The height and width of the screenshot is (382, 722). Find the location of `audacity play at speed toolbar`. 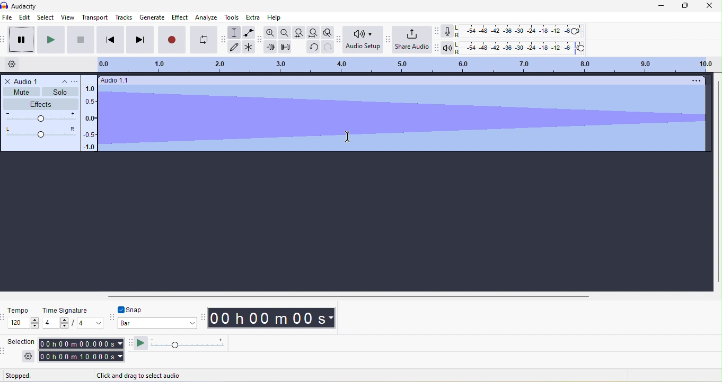

audacity play at speed toolbar is located at coordinates (129, 343).